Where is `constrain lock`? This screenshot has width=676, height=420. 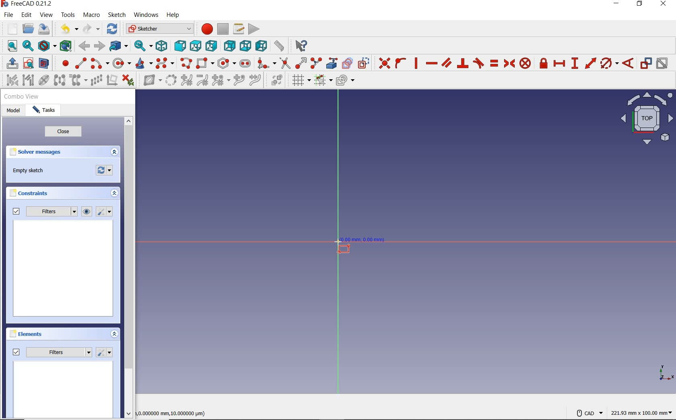
constrain lock is located at coordinates (544, 63).